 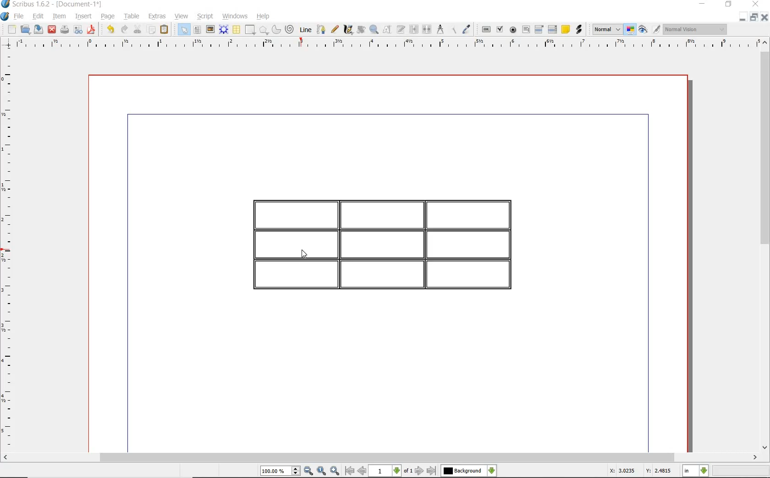 I want to click on select current unit, so click(x=695, y=471).